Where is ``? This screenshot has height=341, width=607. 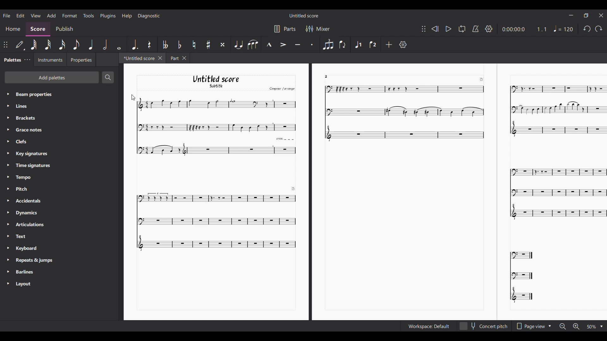
 is located at coordinates (558, 193).